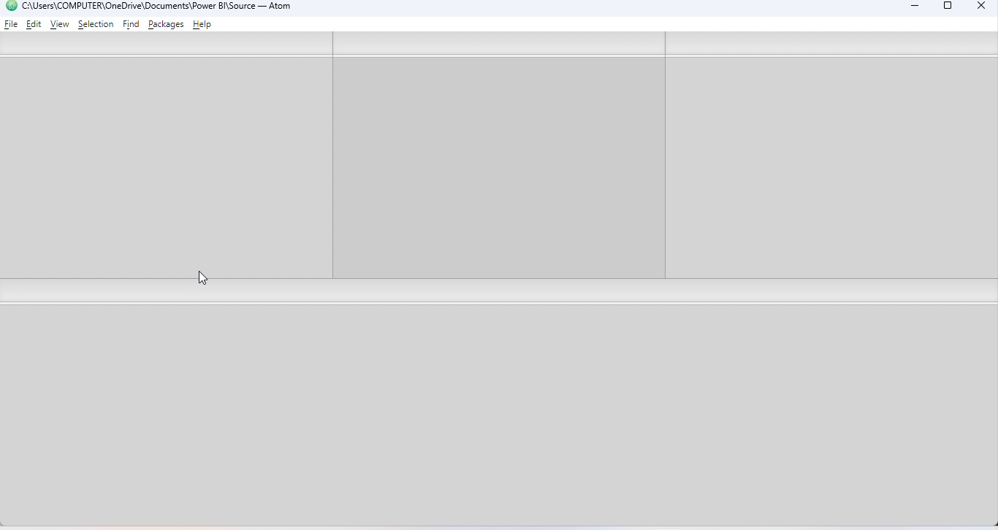 The height and width of the screenshot is (530, 998). What do you see at coordinates (168, 24) in the screenshot?
I see `Packages` at bounding box center [168, 24].